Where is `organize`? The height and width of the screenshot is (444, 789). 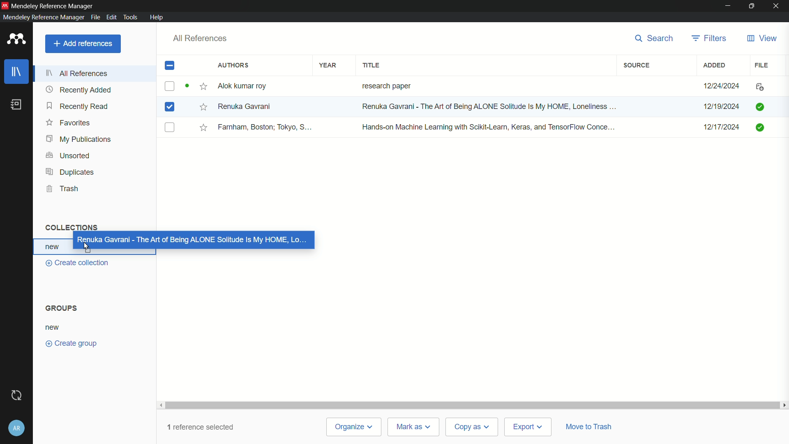 organize is located at coordinates (354, 427).